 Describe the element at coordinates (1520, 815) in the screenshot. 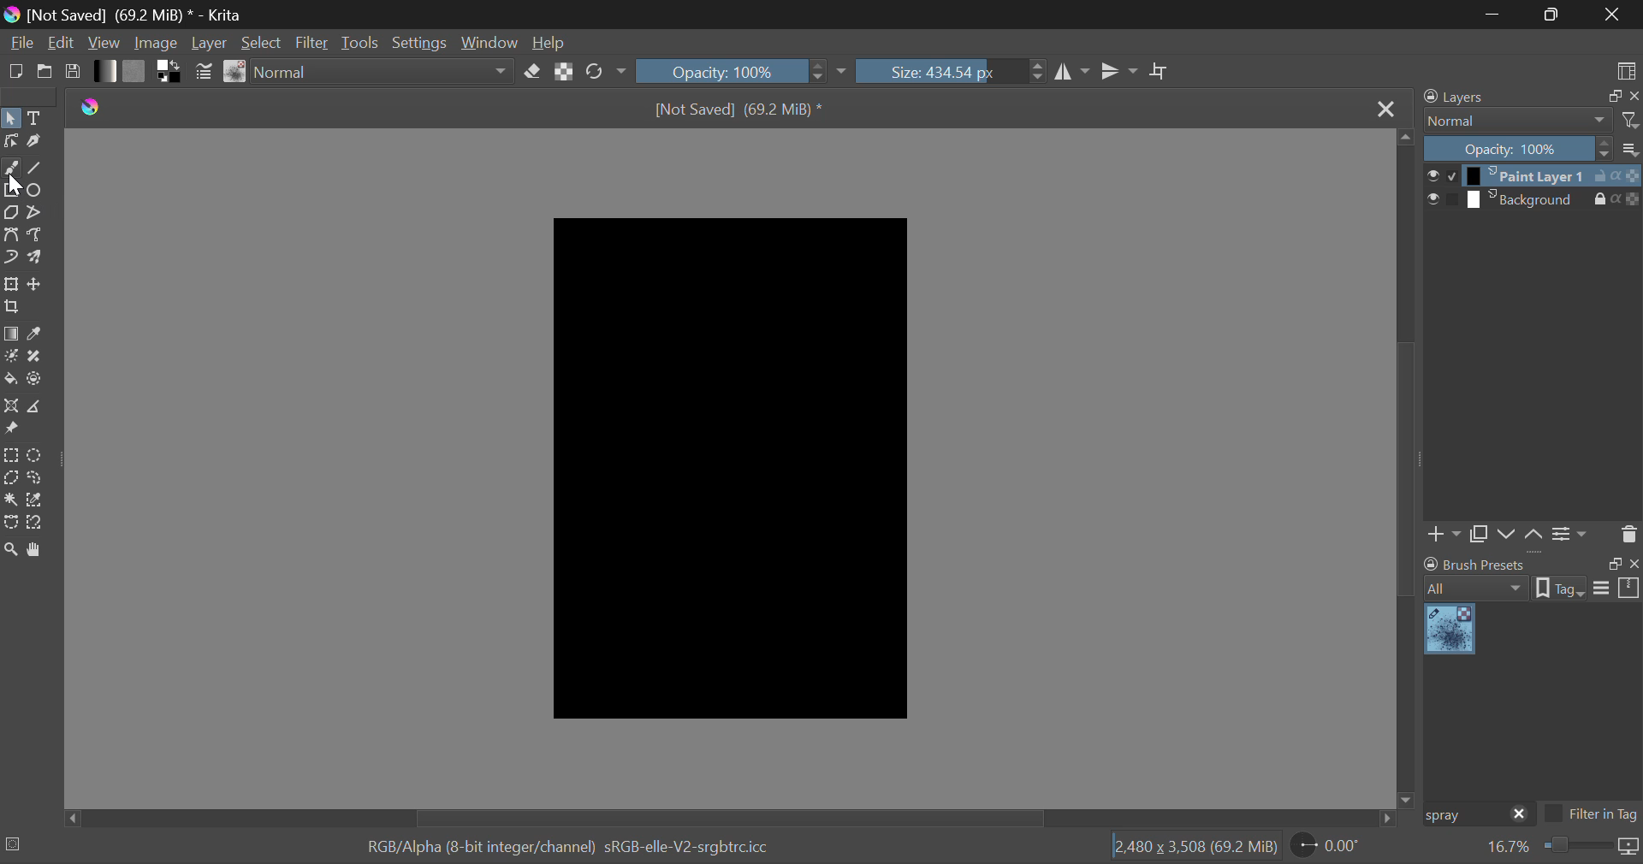

I see `close` at that location.